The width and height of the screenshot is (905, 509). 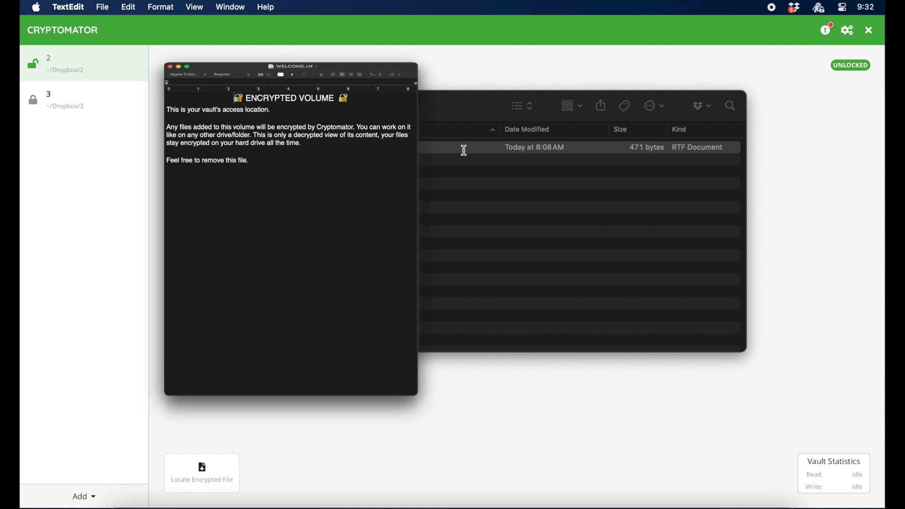 What do you see at coordinates (827, 29) in the screenshot?
I see `support us` at bounding box center [827, 29].